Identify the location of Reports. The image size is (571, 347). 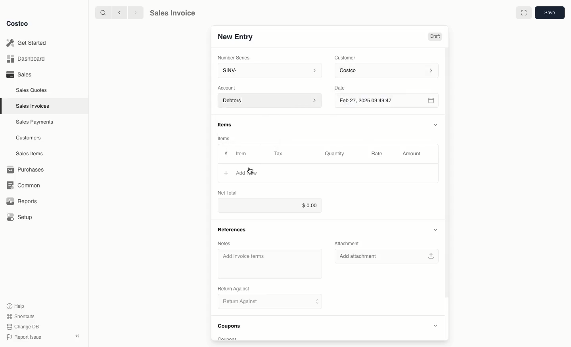
(21, 201).